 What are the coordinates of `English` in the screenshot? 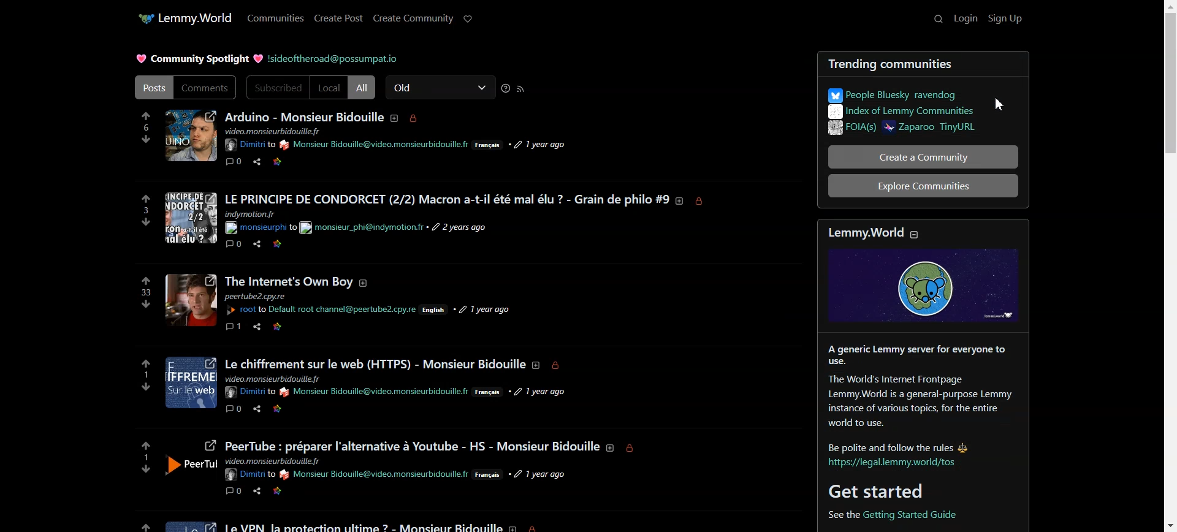 It's located at (436, 311).